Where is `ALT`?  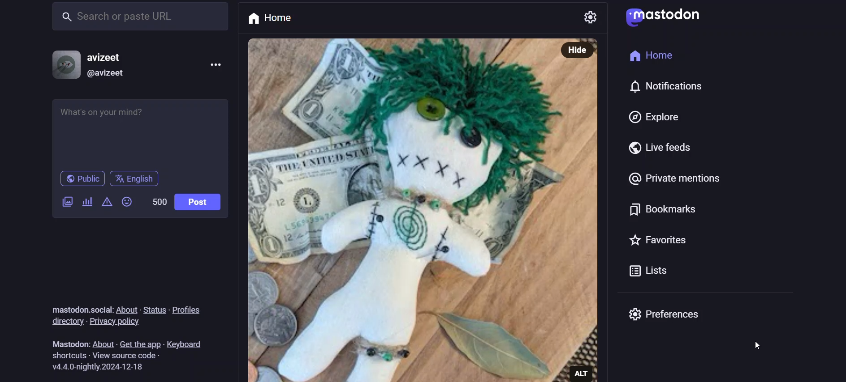
ALT is located at coordinates (580, 373).